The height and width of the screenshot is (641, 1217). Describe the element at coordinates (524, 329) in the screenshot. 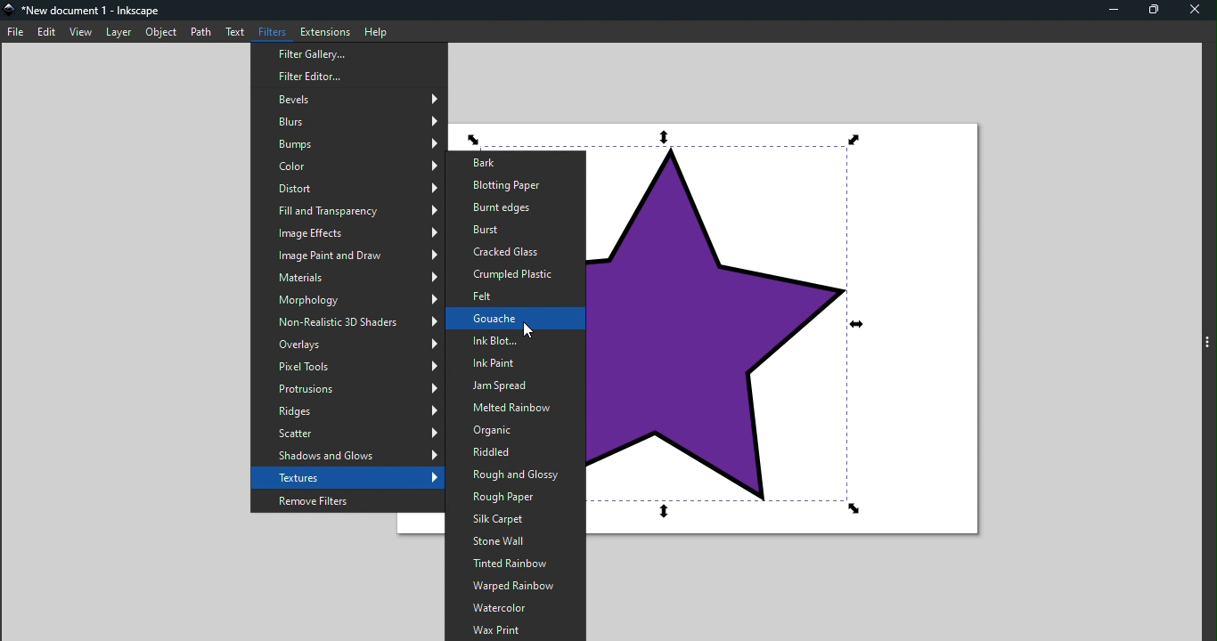

I see `cursor` at that location.